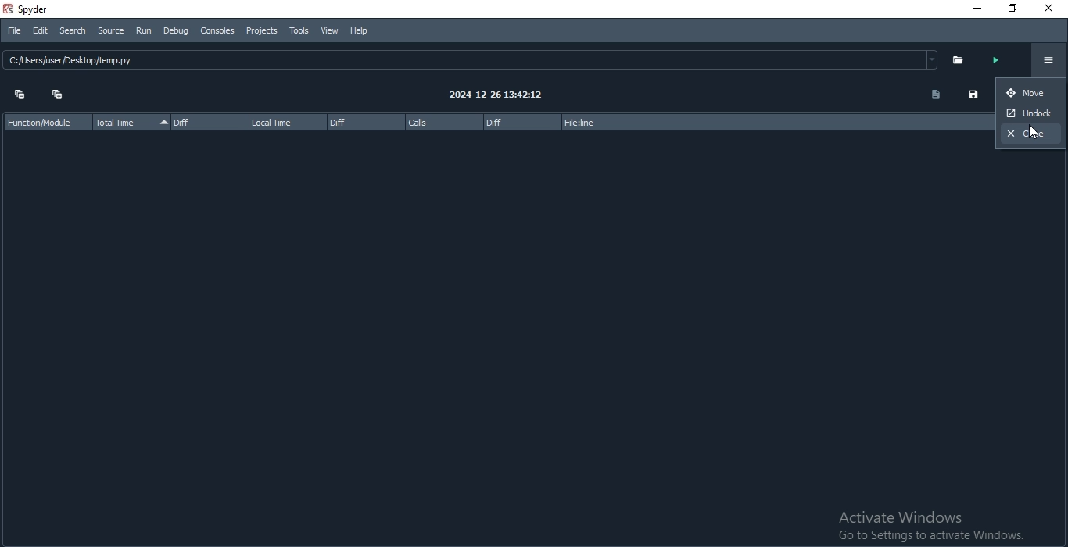  I want to click on Projects, so click(262, 31).